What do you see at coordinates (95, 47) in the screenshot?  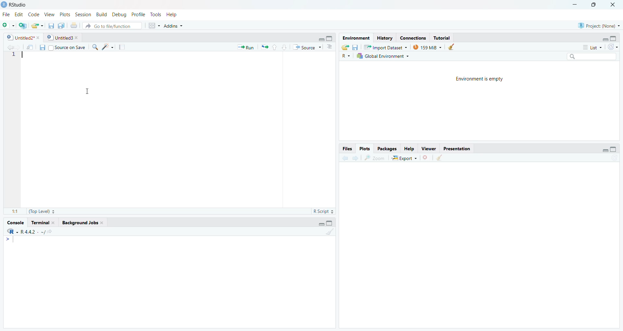 I see `Find/Replace` at bounding box center [95, 47].